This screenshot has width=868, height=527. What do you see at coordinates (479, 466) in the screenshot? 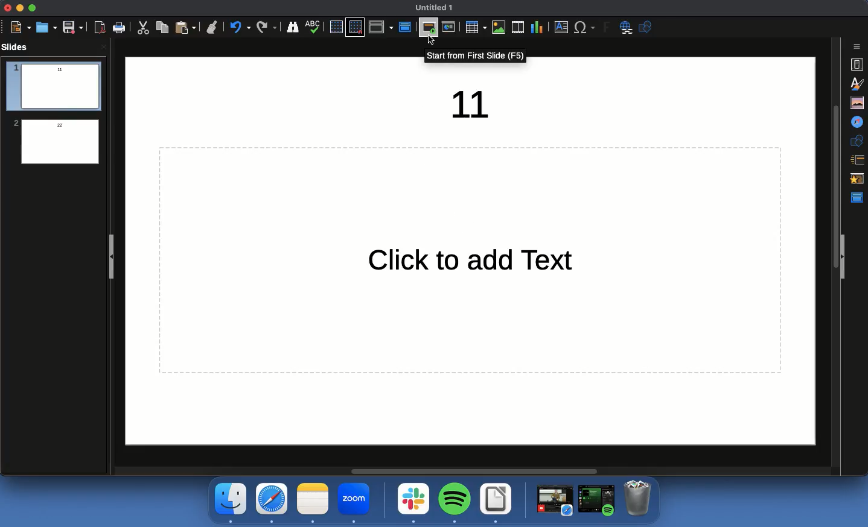
I see `horizontal Scroll` at bounding box center [479, 466].